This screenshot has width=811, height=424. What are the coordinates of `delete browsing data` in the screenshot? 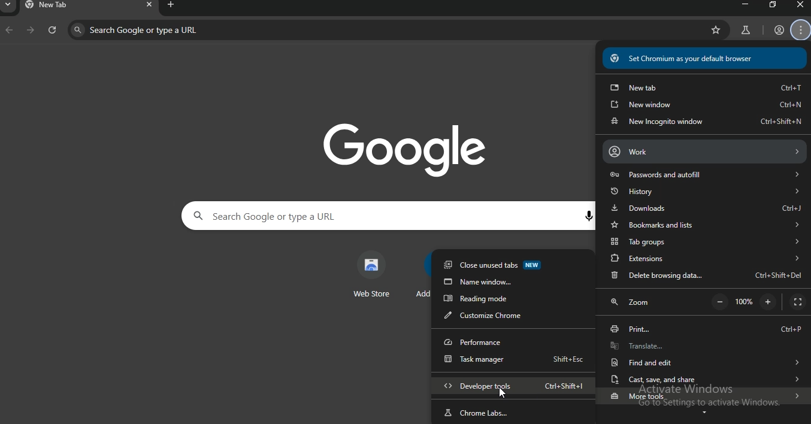 It's located at (705, 274).